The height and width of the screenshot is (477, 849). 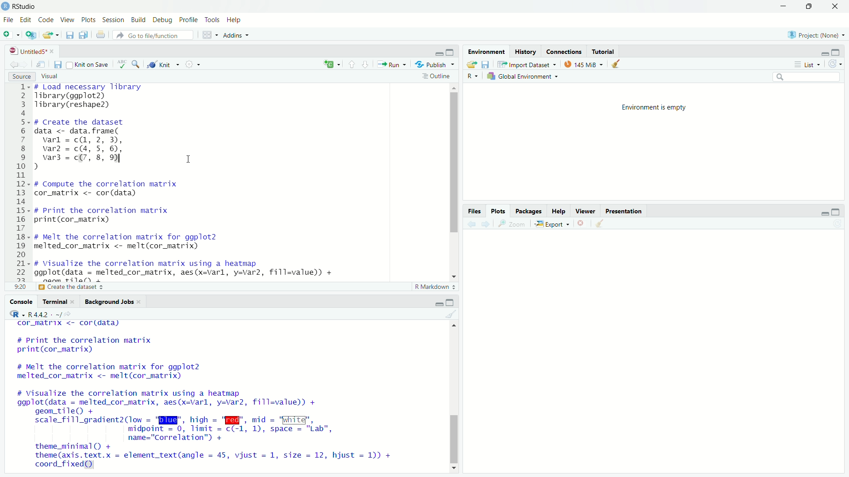 I want to click on profile, so click(x=189, y=20).